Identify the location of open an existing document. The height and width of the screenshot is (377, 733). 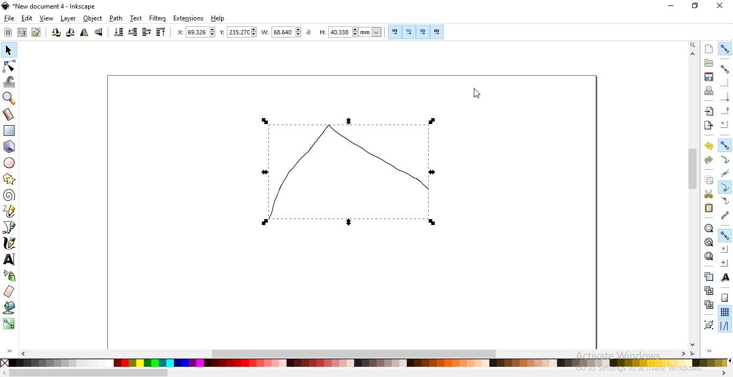
(709, 63).